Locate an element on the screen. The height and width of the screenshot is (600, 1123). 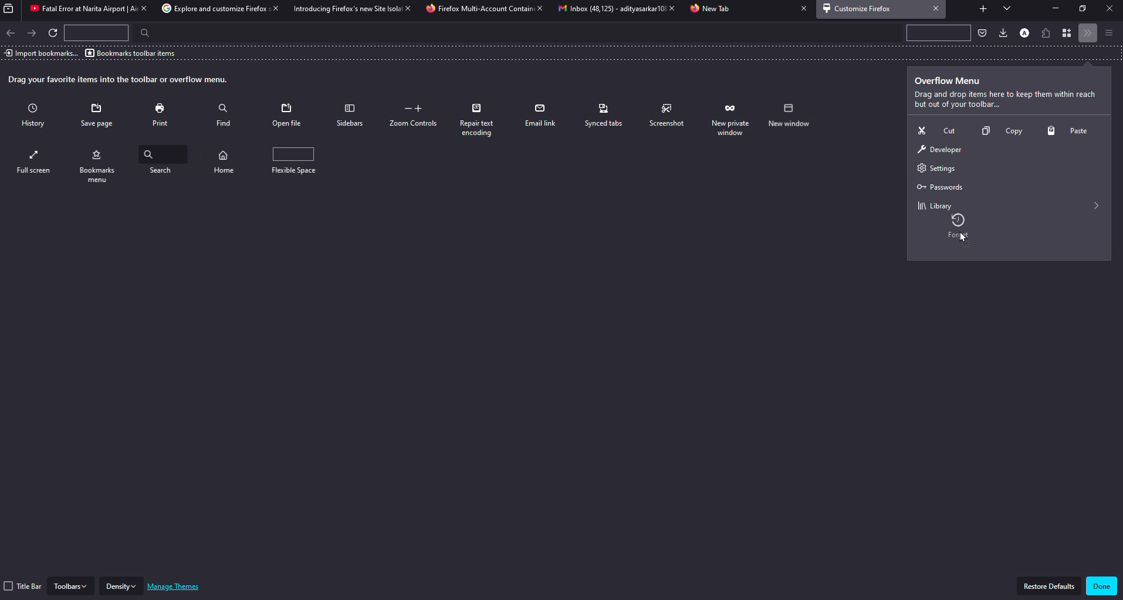
bookmarks menu is located at coordinates (163, 163).